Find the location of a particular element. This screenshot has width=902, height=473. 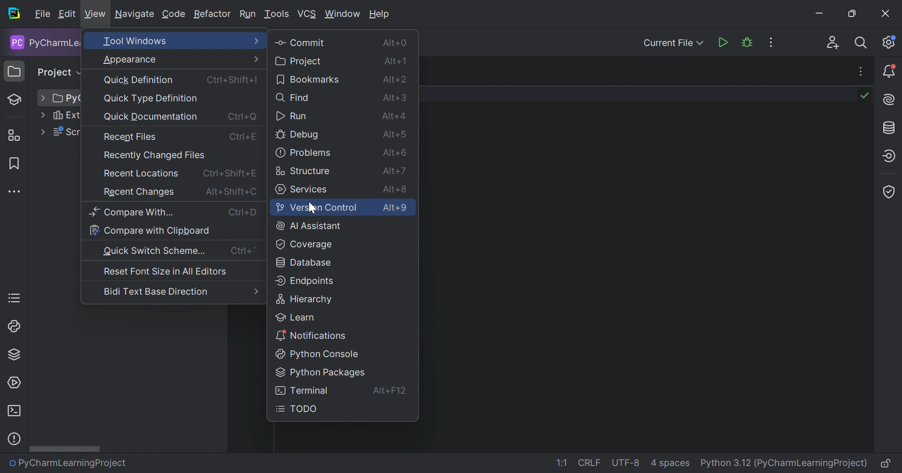

Project is located at coordinates (298, 61).